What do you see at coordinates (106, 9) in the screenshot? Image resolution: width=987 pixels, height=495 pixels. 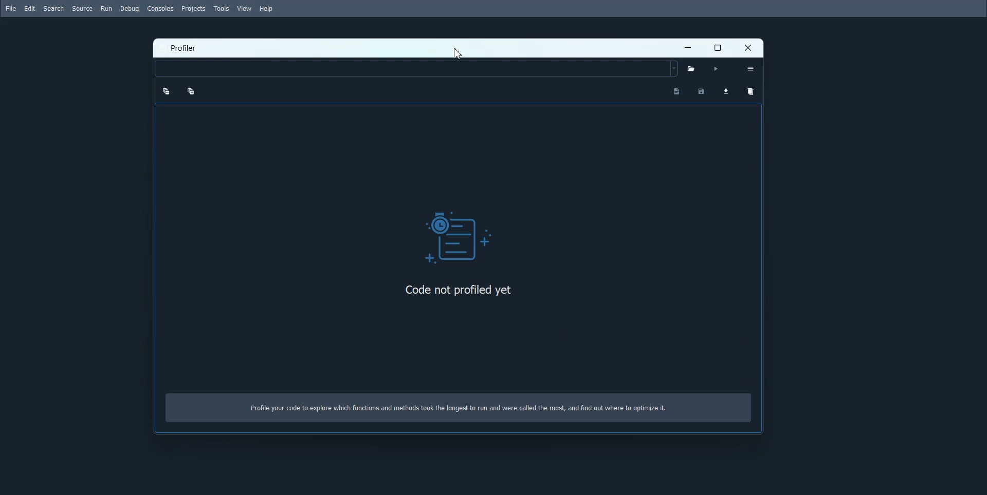 I see `Run` at bounding box center [106, 9].